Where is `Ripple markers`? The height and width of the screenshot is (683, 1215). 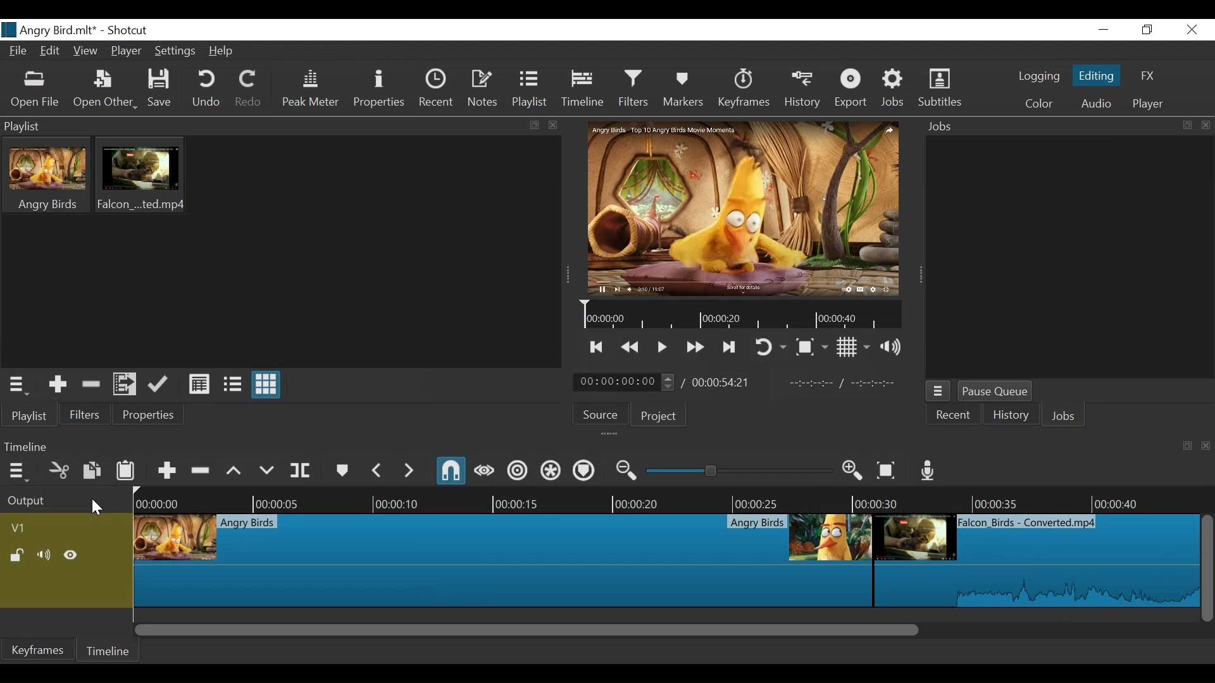 Ripple markers is located at coordinates (583, 471).